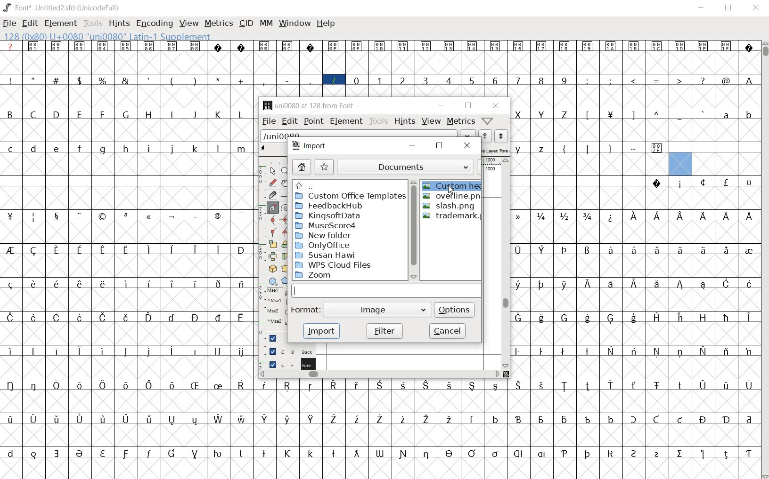  What do you see at coordinates (453, 190) in the screenshot?
I see `cursor` at bounding box center [453, 190].